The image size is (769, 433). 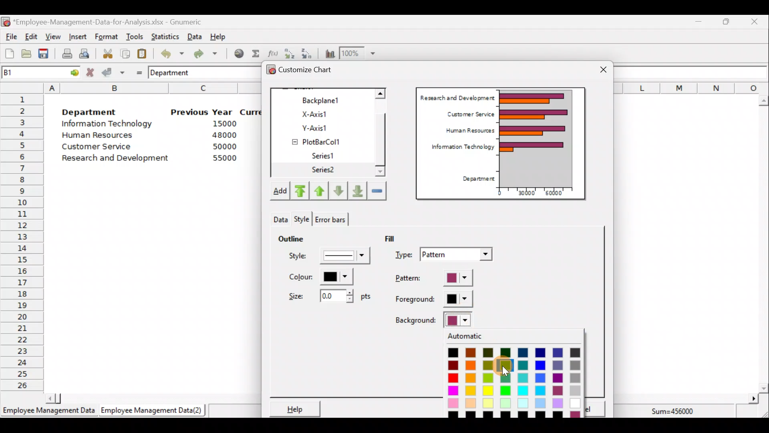 What do you see at coordinates (358, 190) in the screenshot?
I see `Move downward` at bounding box center [358, 190].